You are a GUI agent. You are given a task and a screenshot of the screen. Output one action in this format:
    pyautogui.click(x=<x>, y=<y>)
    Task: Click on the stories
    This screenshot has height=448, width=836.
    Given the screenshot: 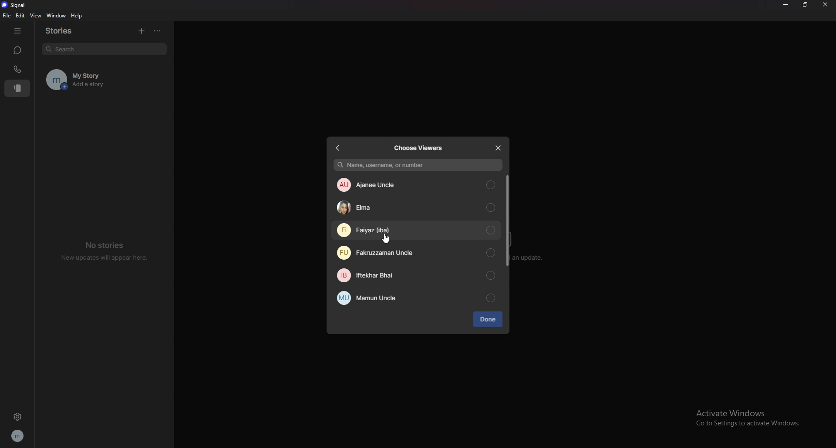 What is the action you would take?
    pyautogui.click(x=66, y=31)
    